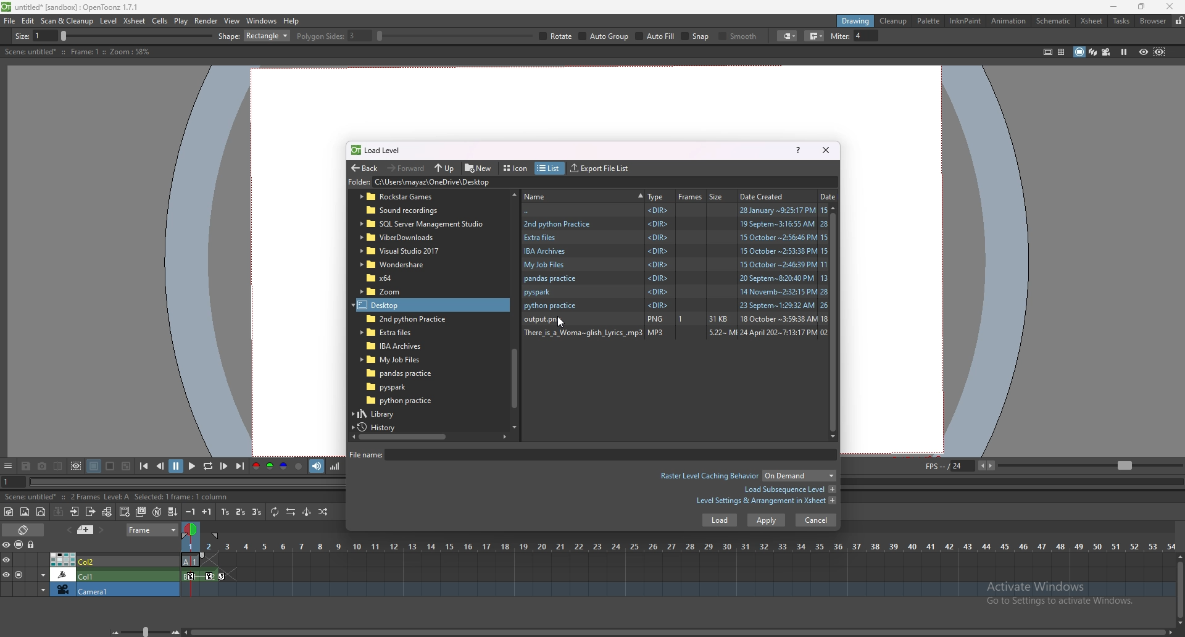 This screenshot has width=1185, height=637. What do you see at coordinates (1094, 51) in the screenshot?
I see `3d view` at bounding box center [1094, 51].